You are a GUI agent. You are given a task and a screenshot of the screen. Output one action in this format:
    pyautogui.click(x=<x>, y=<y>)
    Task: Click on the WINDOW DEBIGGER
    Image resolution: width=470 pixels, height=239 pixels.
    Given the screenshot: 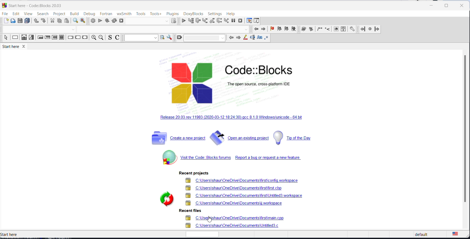 What is the action you would take?
    pyautogui.click(x=249, y=20)
    